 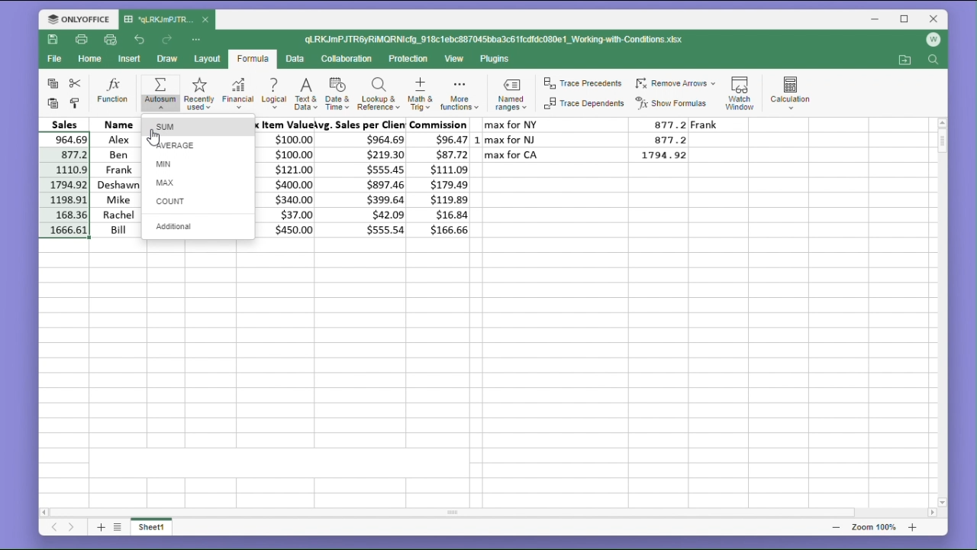 I want to click on math functions, so click(x=459, y=95).